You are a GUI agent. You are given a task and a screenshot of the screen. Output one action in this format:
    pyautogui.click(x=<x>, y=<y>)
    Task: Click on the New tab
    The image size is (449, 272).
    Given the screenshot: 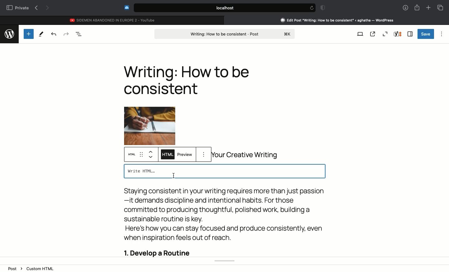 What is the action you would take?
    pyautogui.click(x=428, y=8)
    